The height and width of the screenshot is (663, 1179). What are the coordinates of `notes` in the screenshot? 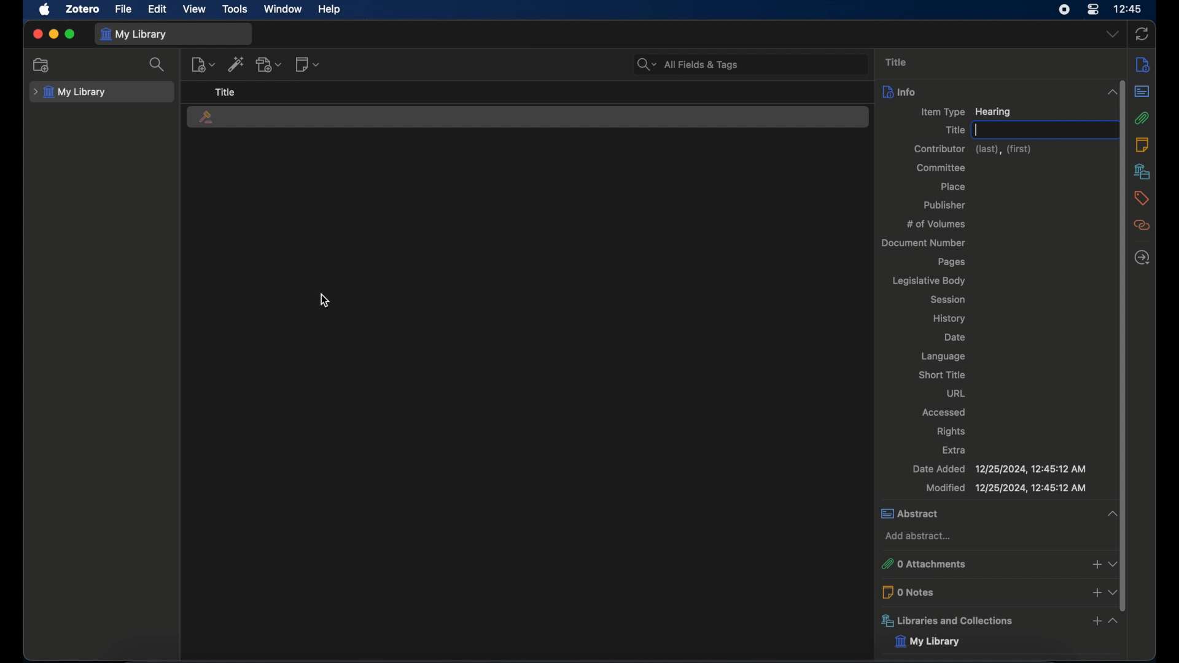 It's located at (1142, 145).